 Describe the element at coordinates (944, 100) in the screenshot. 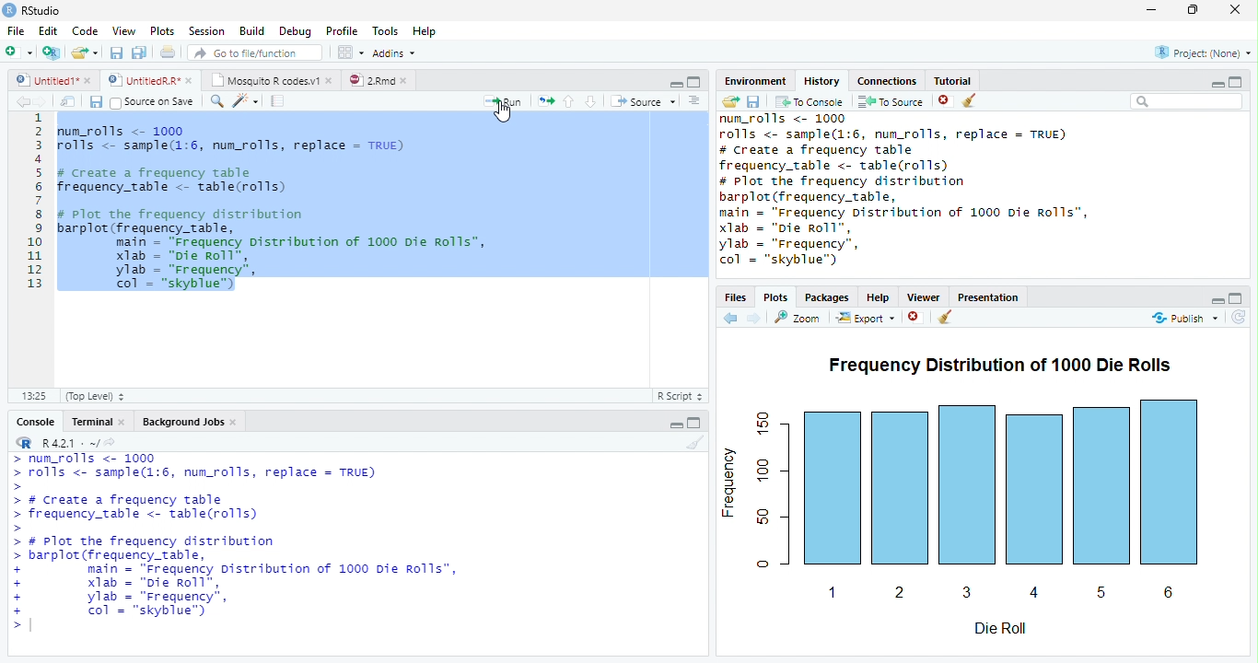

I see `Remove selected history` at that location.